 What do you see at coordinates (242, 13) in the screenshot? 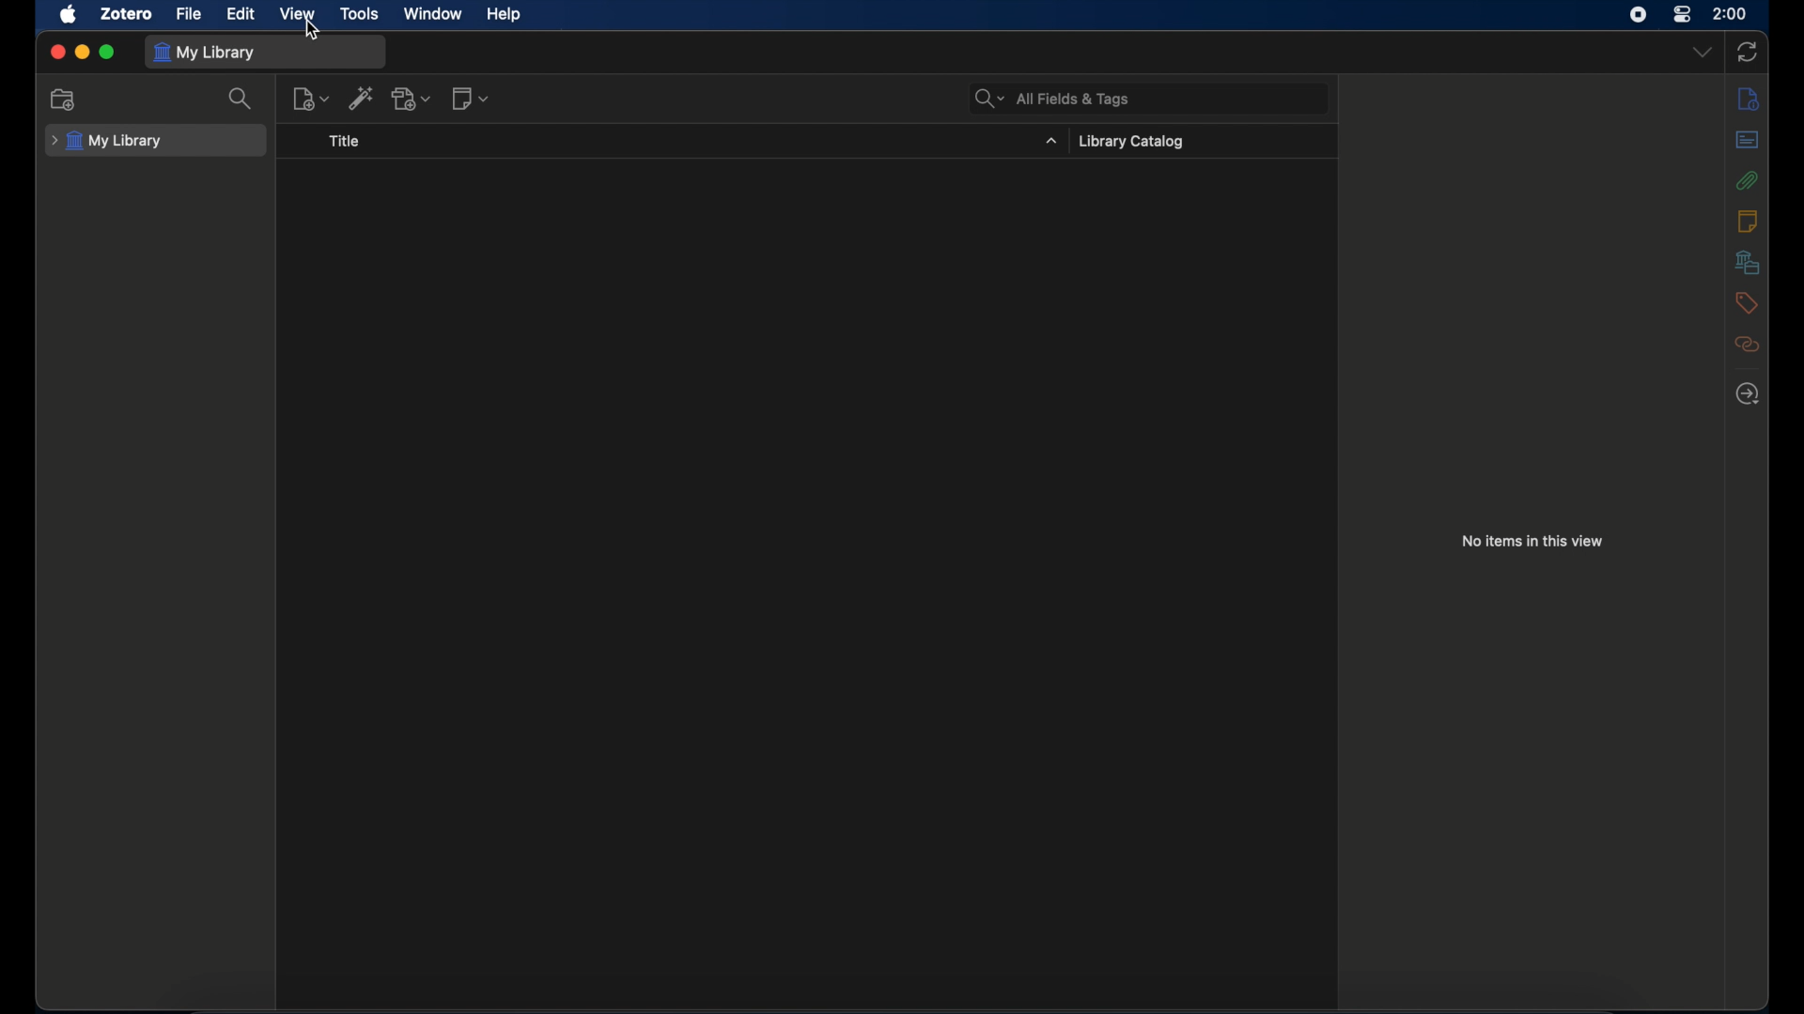
I see `edit` at bounding box center [242, 13].